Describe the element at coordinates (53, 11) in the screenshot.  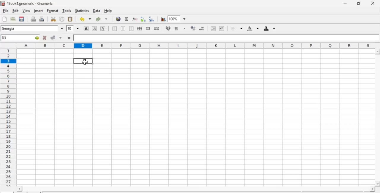
I see `Format` at that location.